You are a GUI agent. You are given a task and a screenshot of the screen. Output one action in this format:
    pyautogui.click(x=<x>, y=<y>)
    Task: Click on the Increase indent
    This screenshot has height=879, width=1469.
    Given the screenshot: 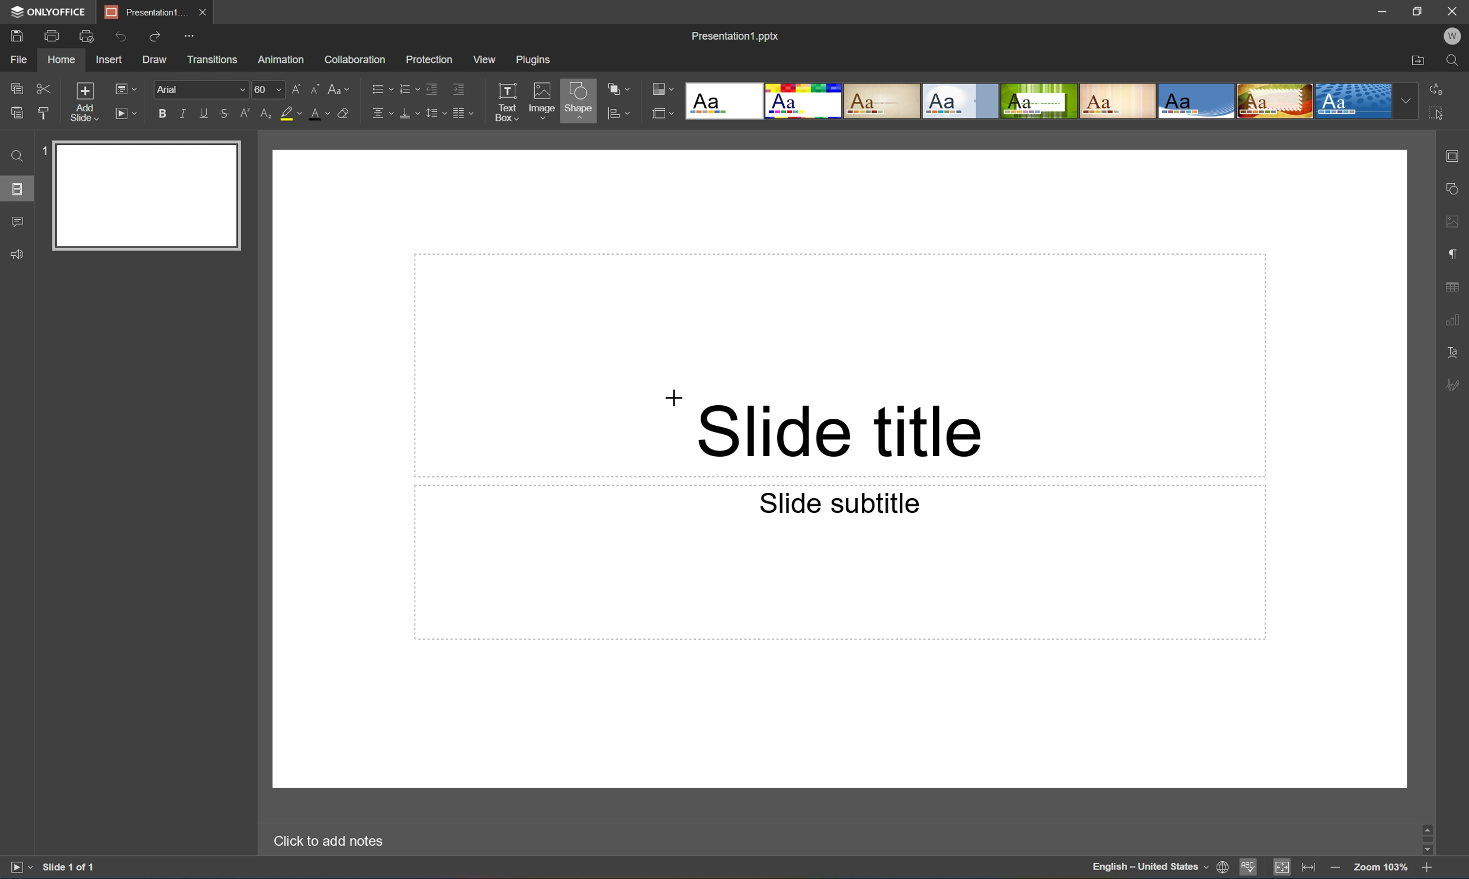 What is the action you would take?
    pyautogui.click(x=460, y=86)
    